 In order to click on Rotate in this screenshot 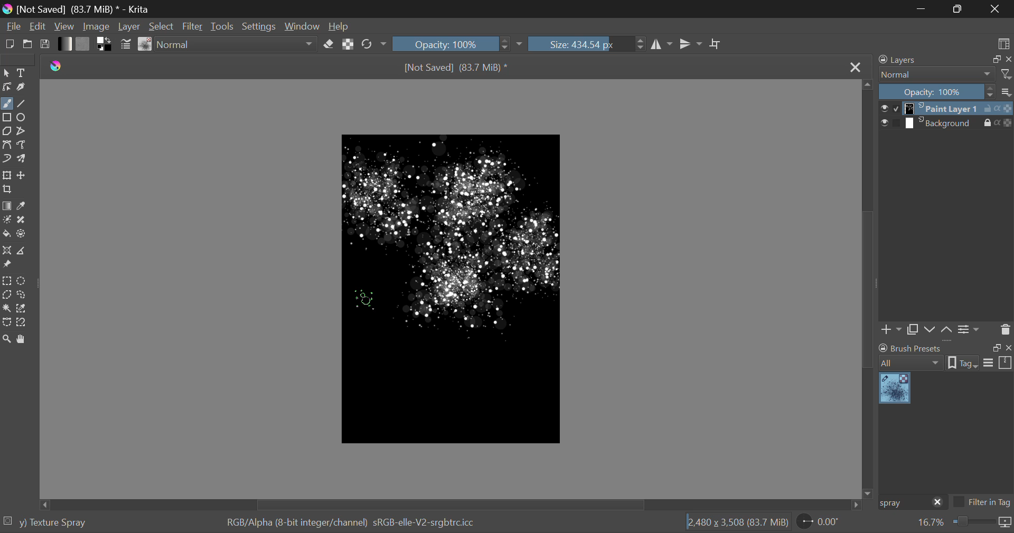, I will do `click(375, 44)`.